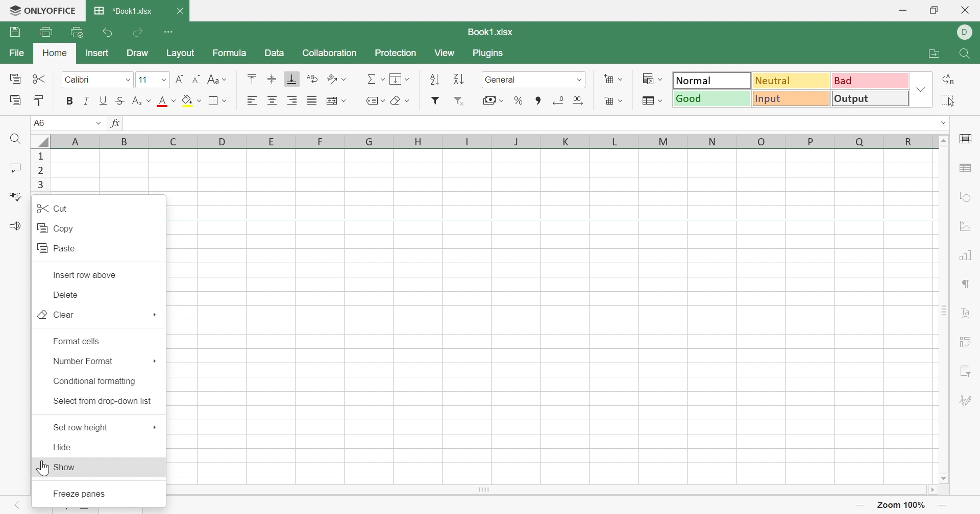 The height and width of the screenshot is (514, 980). I want to click on Conditional formatting, so click(650, 76).